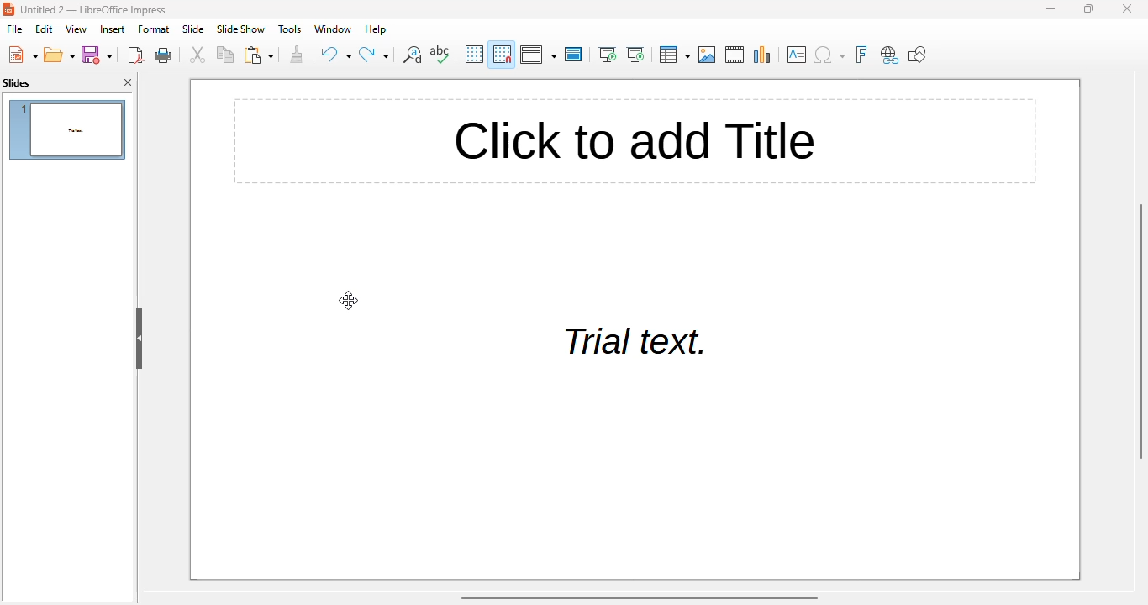  Describe the element at coordinates (763, 55) in the screenshot. I see `insert chart` at that location.